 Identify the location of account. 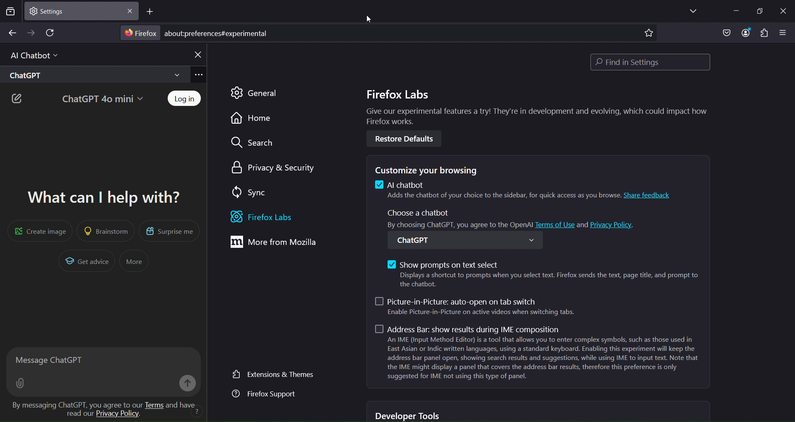
(744, 33).